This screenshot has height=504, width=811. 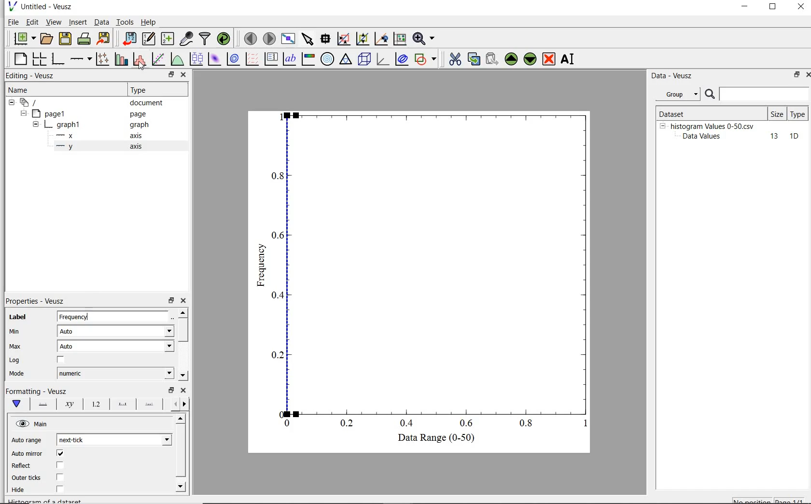 I want to click on , so click(x=140, y=125).